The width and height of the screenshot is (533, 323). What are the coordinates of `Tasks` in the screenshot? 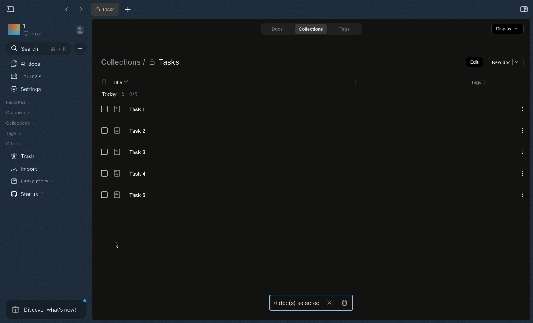 It's located at (105, 10).